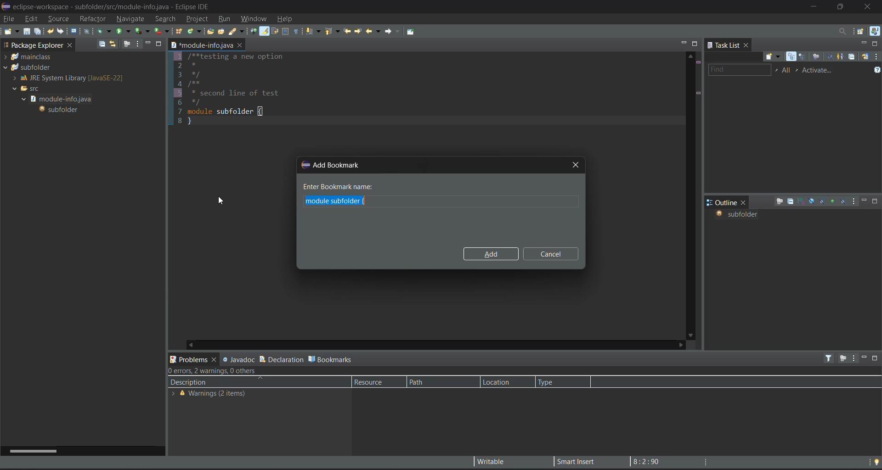 The height and width of the screenshot is (470, 882). Describe the element at coordinates (237, 33) in the screenshot. I see `search` at that location.